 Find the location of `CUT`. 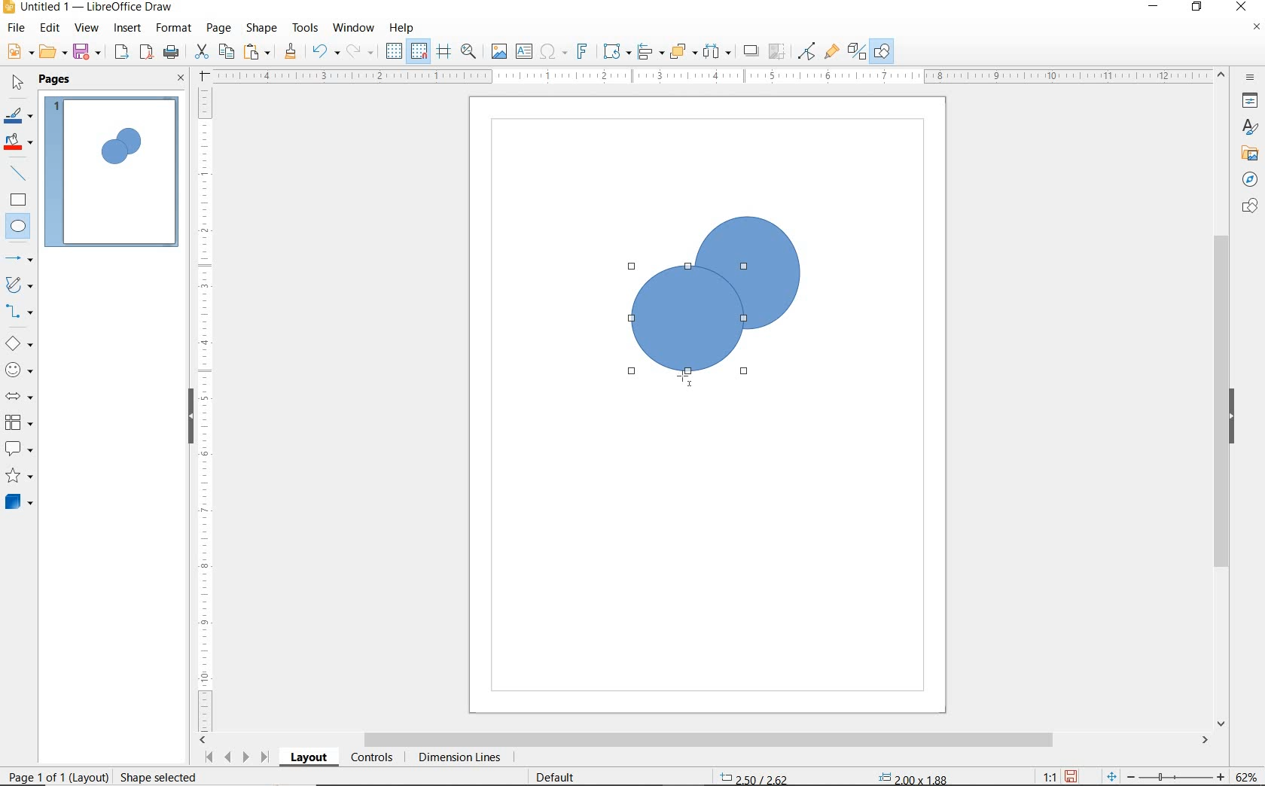

CUT is located at coordinates (202, 52).